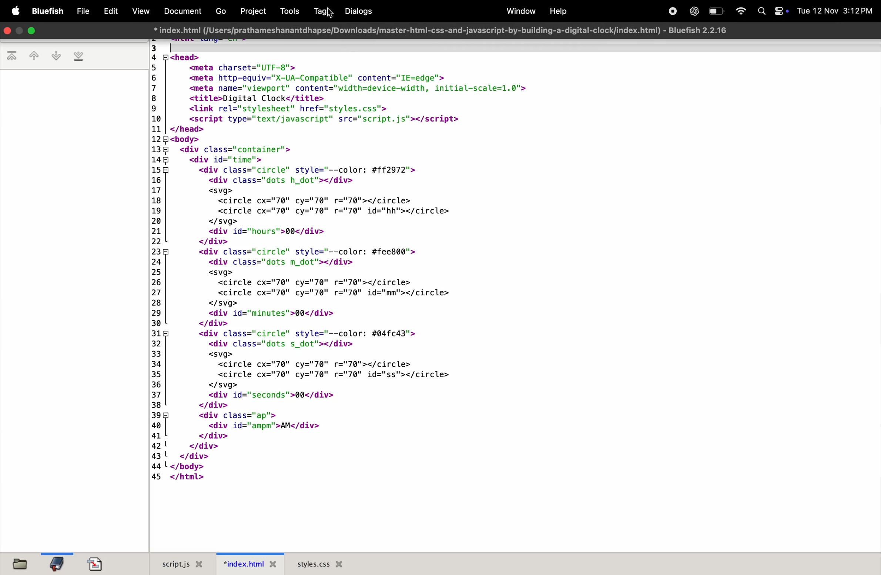  I want to click on tags, so click(320, 11).